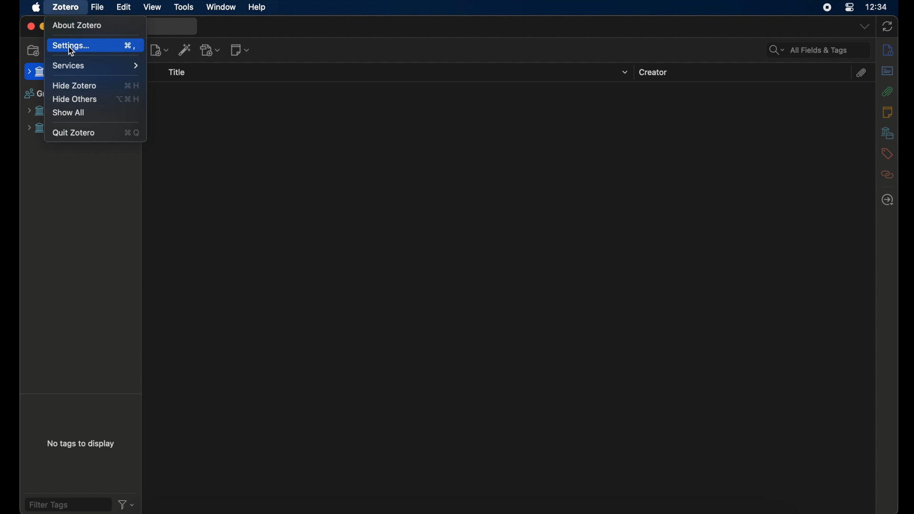  What do you see at coordinates (863, 27) in the screenshot?
I see `dropdown` at bounding box center [863, 27].